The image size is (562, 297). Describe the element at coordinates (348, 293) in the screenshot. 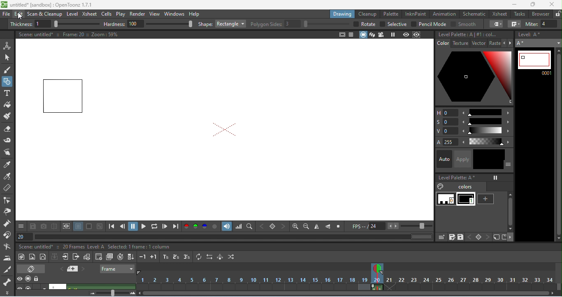

I see `horizontal scroll bar` at that location.